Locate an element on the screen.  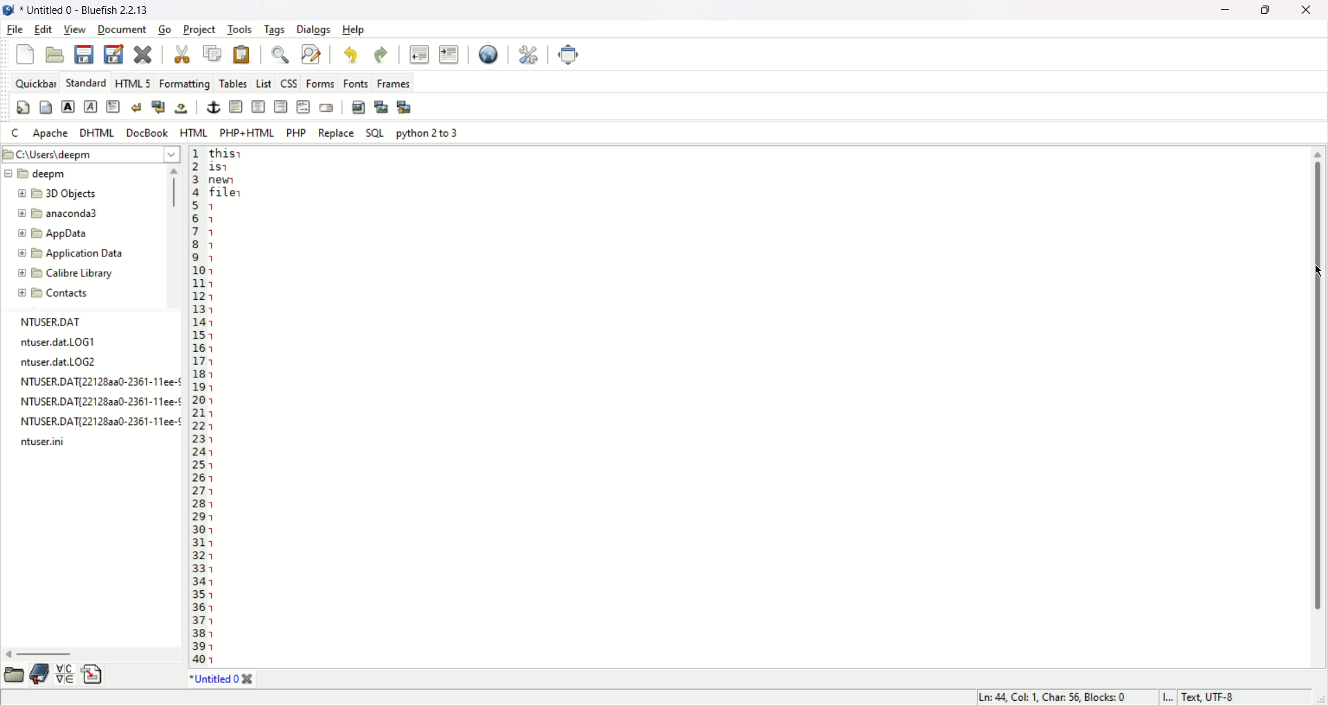
view is located at coordinates (75, 29).